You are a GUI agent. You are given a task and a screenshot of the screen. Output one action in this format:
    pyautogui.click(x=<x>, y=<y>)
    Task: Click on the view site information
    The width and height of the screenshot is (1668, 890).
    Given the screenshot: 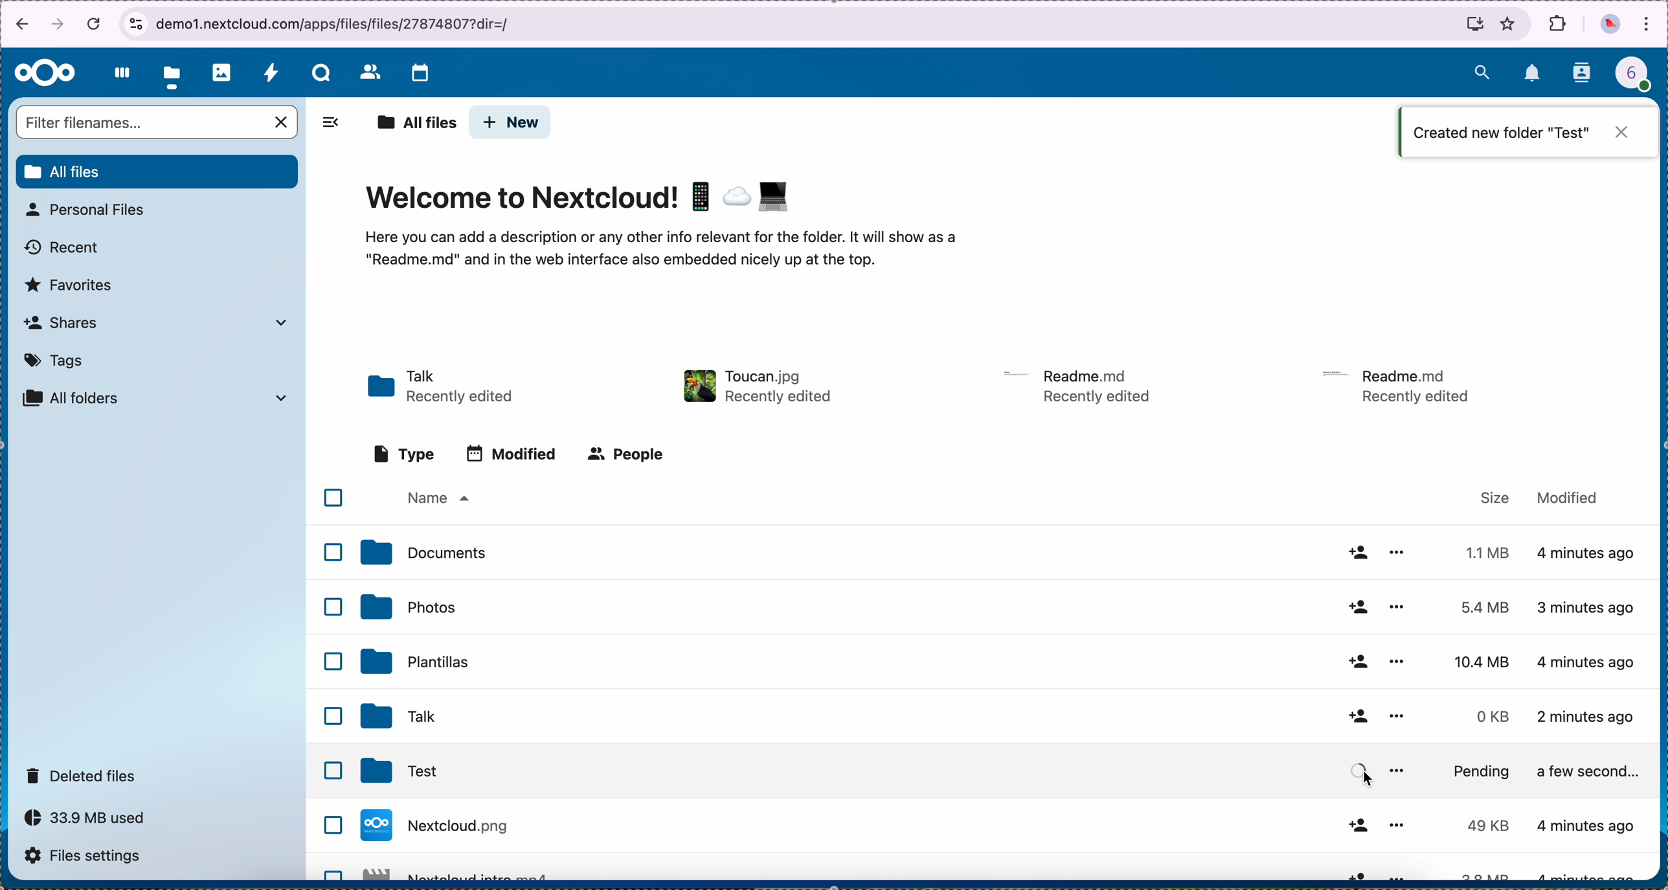 What is the action you would take?
    pyautogui.click(x=135, y=24)
    